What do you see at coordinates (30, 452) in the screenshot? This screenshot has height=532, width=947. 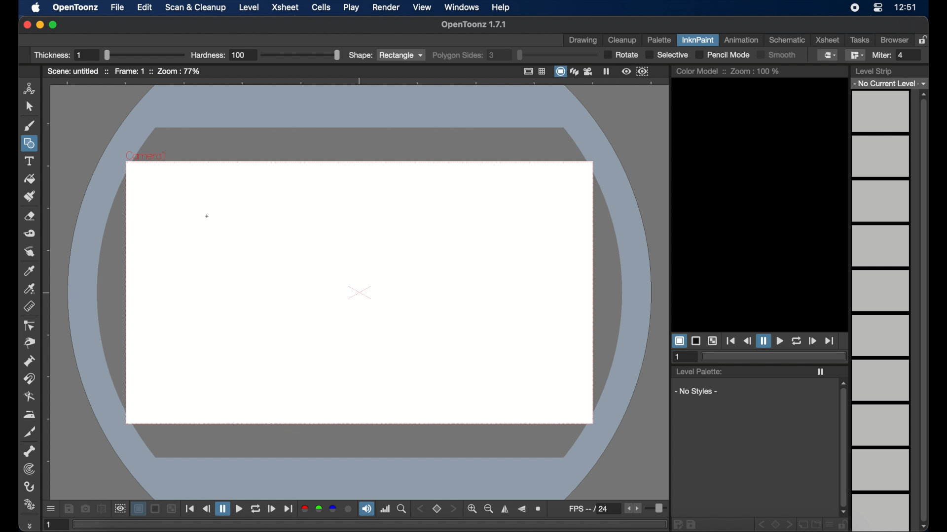 I see `skeleton tool` at bounding box center [30, 452].